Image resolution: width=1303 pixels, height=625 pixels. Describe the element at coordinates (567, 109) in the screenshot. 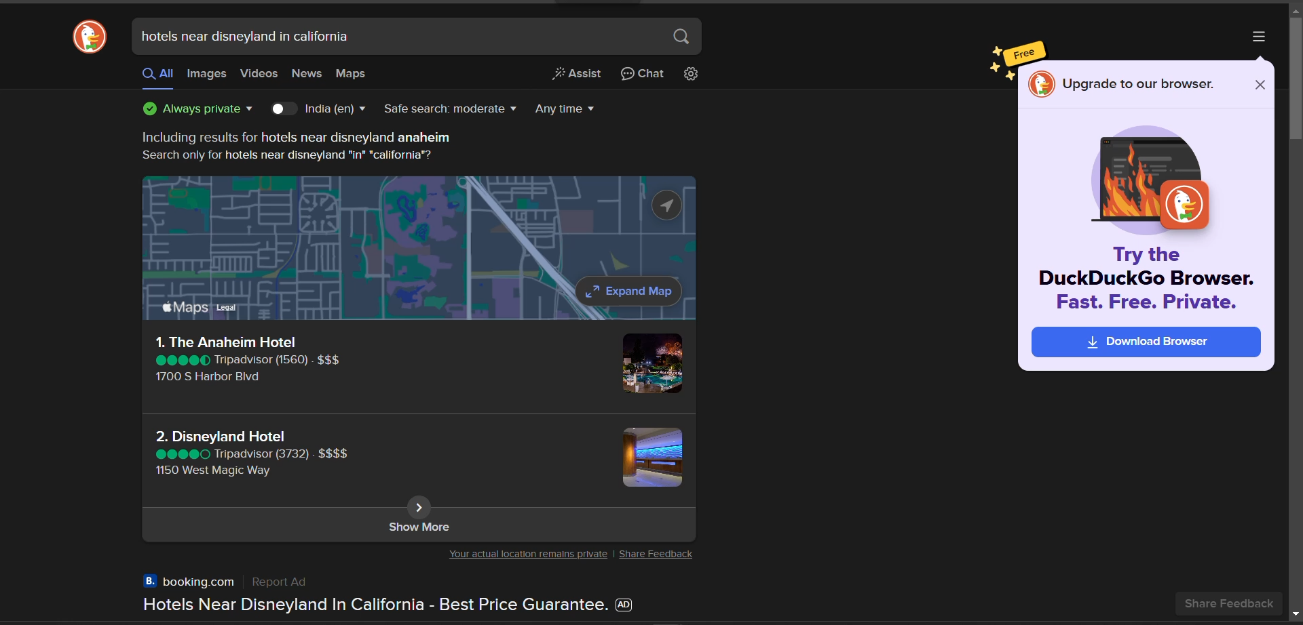

I see `result timeline filter` at that location.